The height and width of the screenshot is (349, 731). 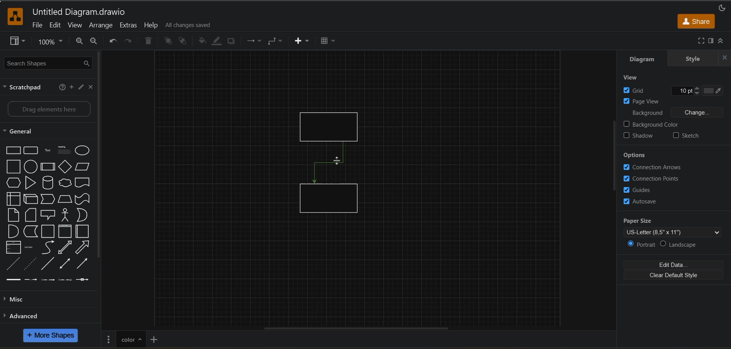 What do you see at coordinates (49, 200) in the screenshot?
I see `Step` at bounding box center [49, 200].